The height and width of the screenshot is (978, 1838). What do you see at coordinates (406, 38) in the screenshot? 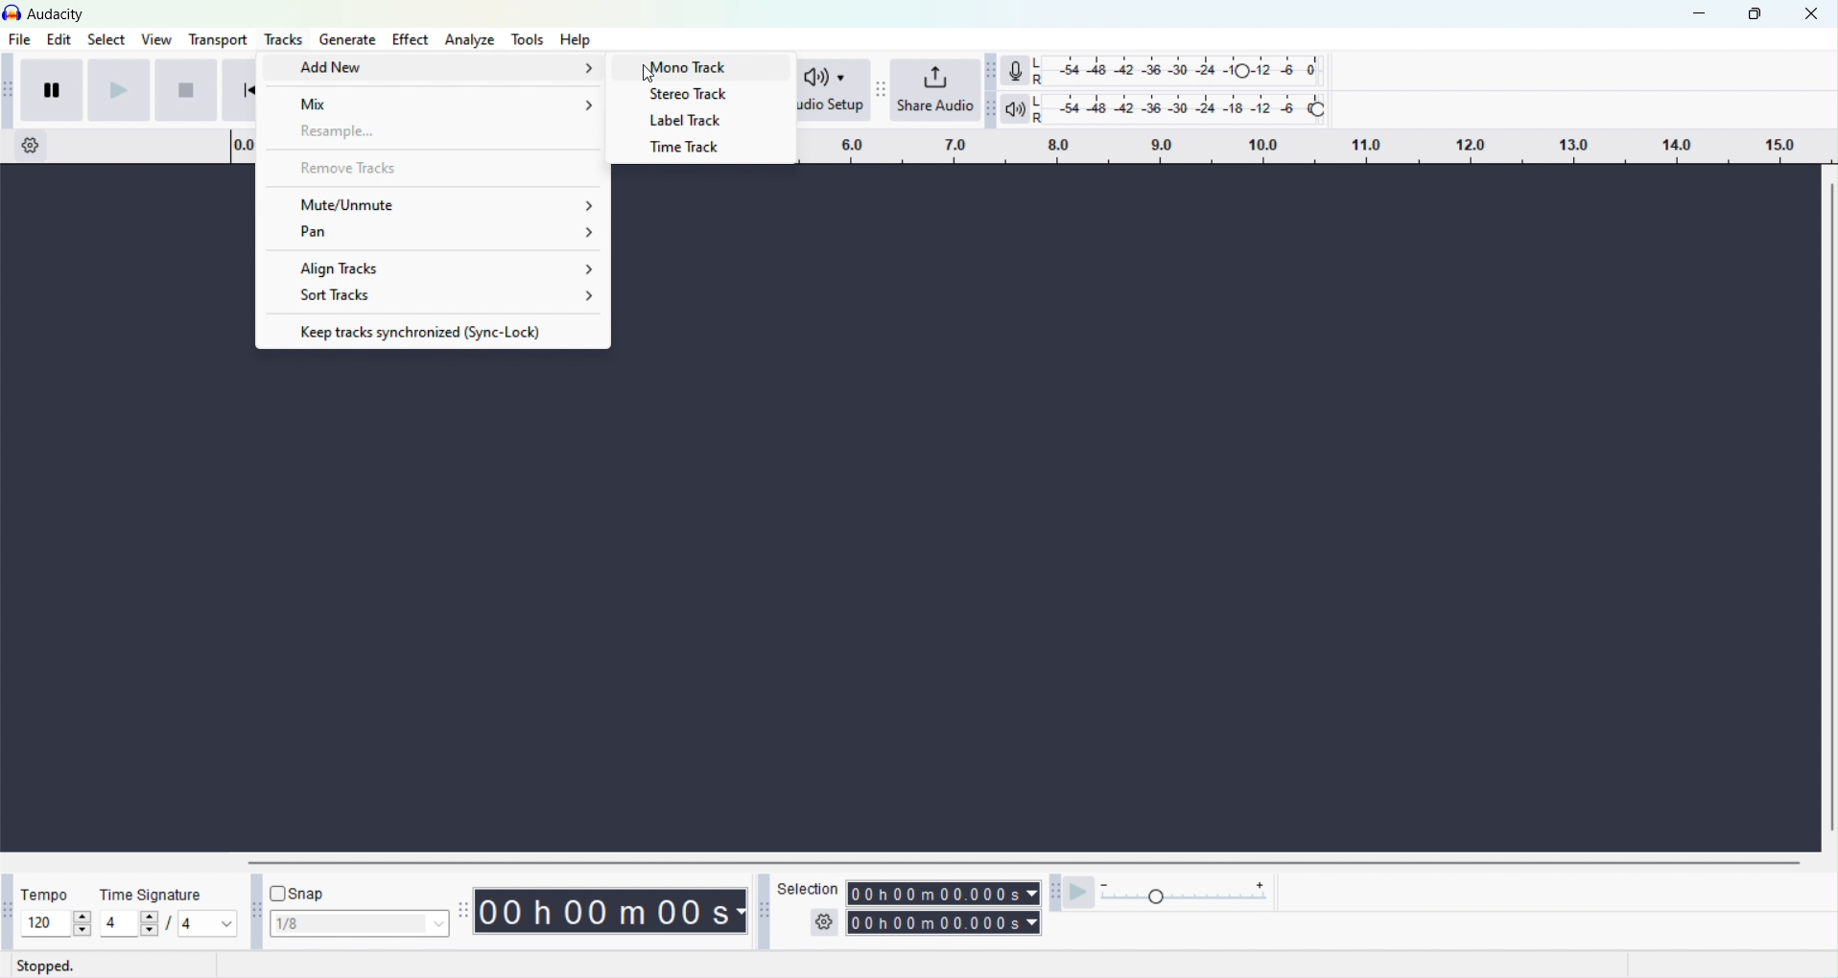
I see `Effect` at bounding box center [406, 38].